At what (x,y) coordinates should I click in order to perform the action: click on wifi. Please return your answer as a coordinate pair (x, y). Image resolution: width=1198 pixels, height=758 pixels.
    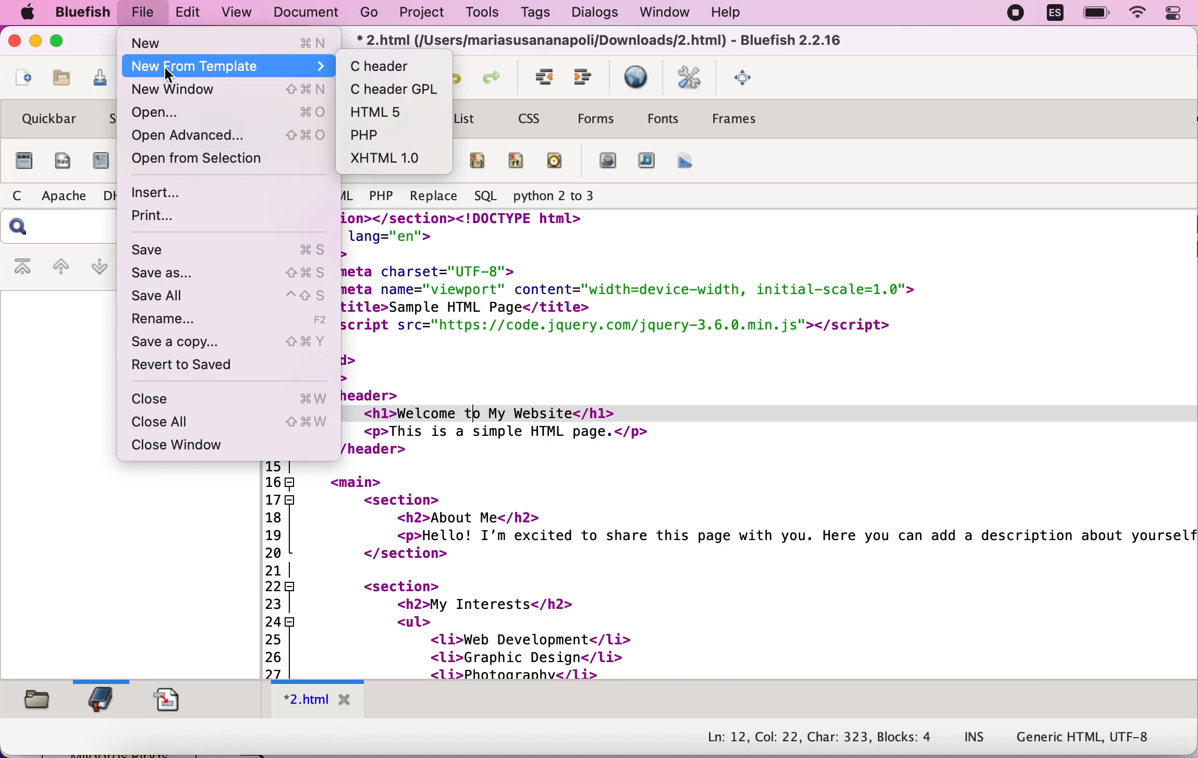
    Looking at the image, I should click on (1139, 15).